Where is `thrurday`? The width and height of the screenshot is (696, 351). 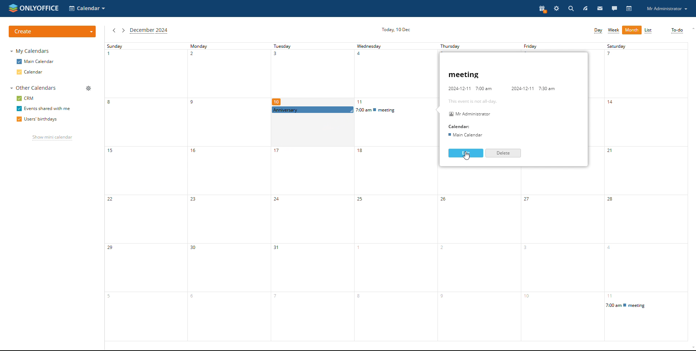
thrurday is located at coordinates (461, 45).